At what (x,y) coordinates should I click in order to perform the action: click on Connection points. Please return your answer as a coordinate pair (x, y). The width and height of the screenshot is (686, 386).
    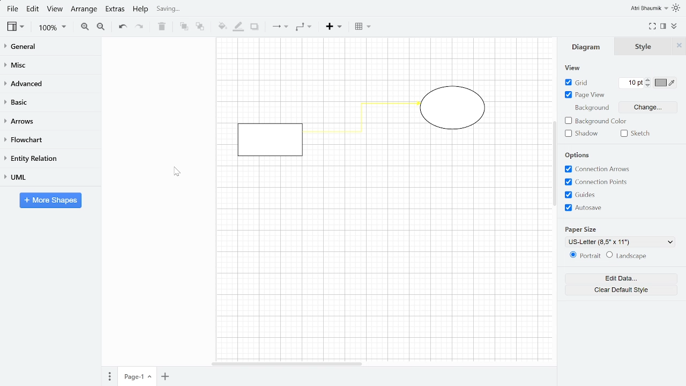
    Looking at the image, I should click on (598, 182).